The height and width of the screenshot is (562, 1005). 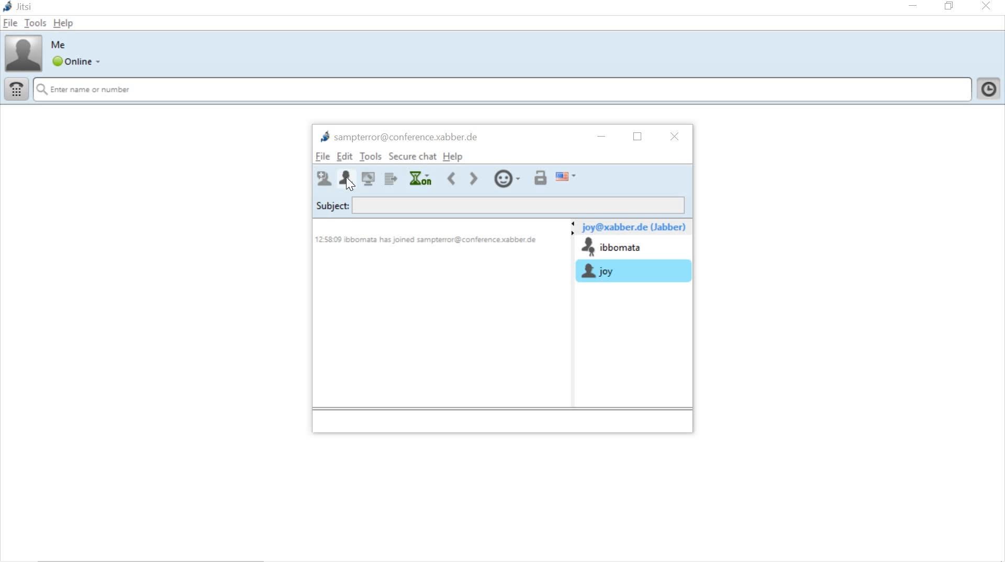 What do you see at coordinates (506, 180) in the screenshot?
I see `insert smilie` at bounding box center [506, 180].